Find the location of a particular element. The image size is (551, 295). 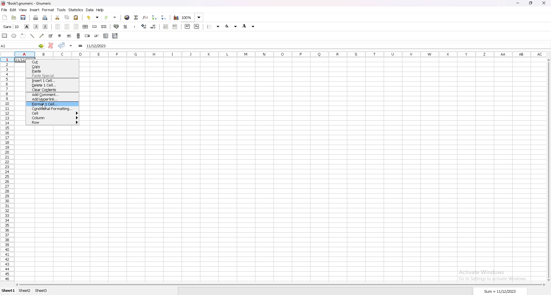

hyperlink is located at coordinates (127, 17).